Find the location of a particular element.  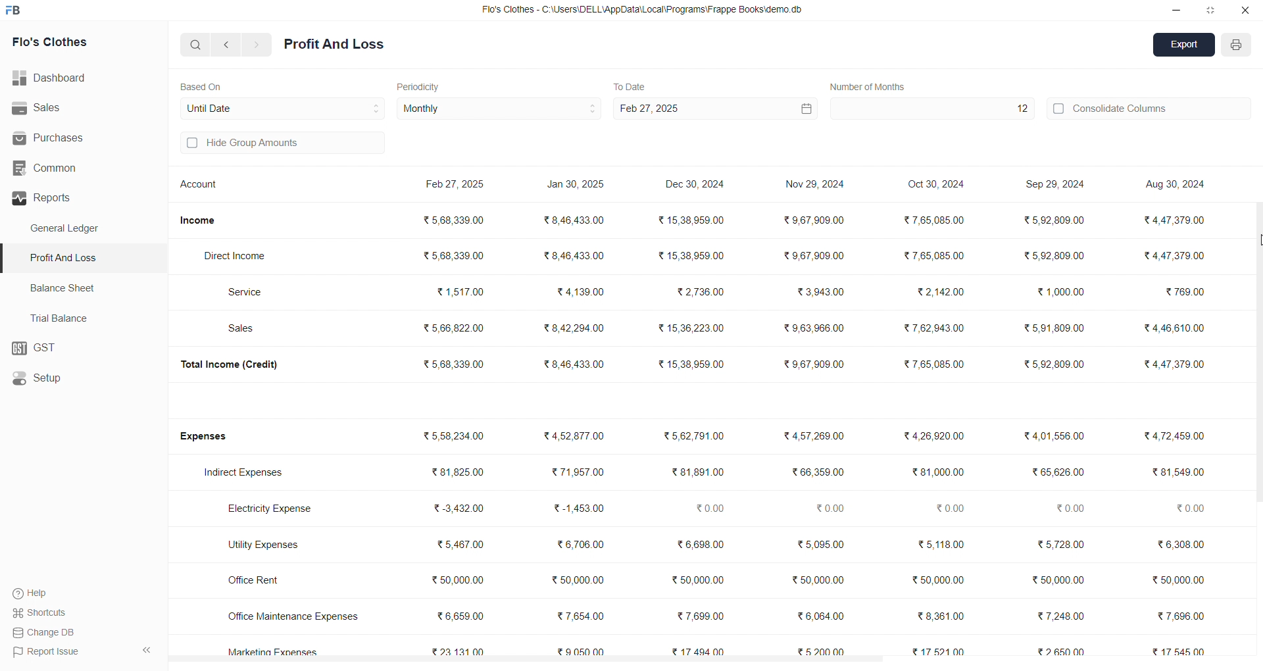

₹4,57,269.00 is located at coordinates (814, 435).